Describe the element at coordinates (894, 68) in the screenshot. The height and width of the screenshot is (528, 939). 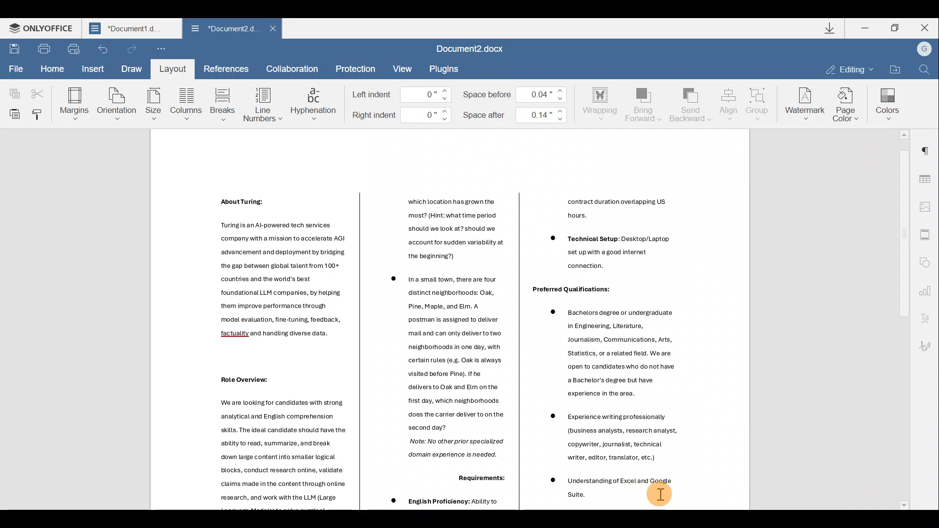
I see `Open file location` at that location.